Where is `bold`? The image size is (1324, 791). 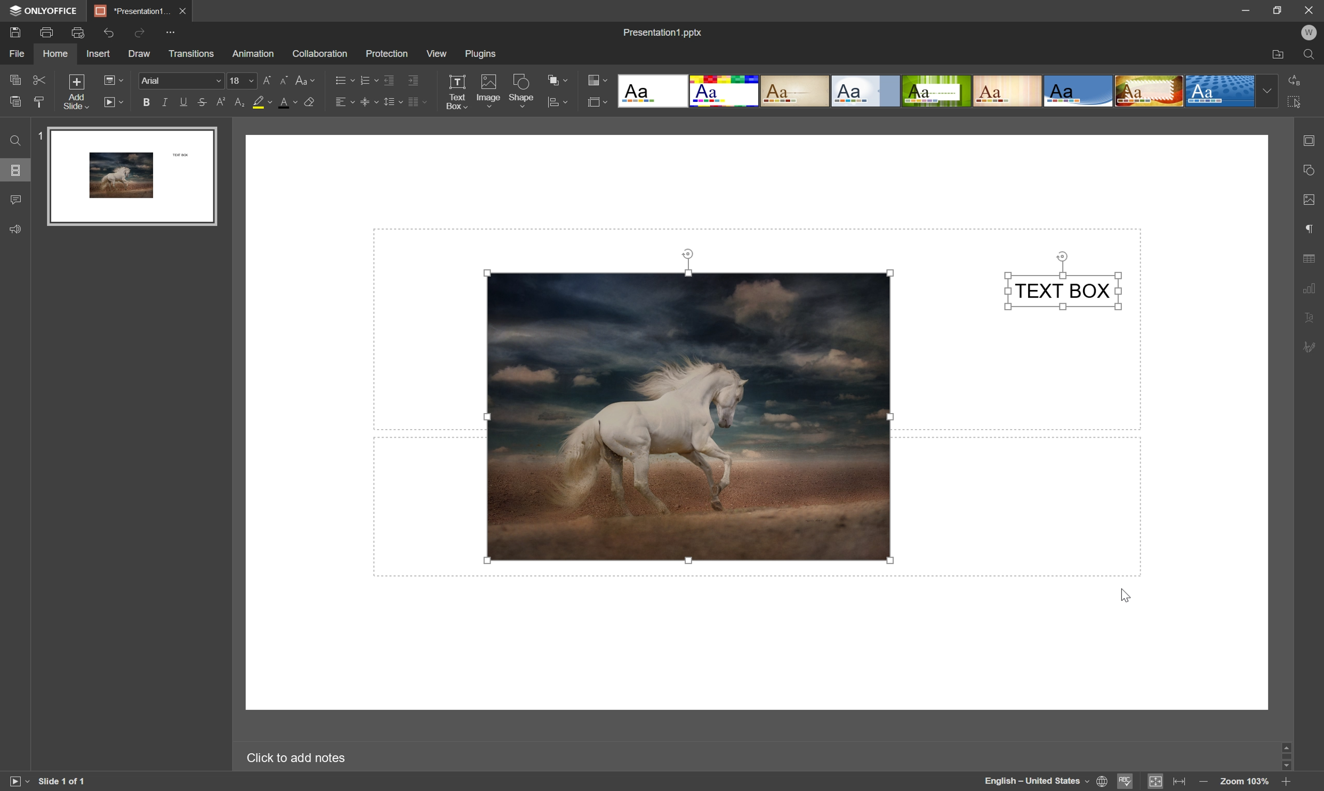 bold is located at coordinates (147, 103).